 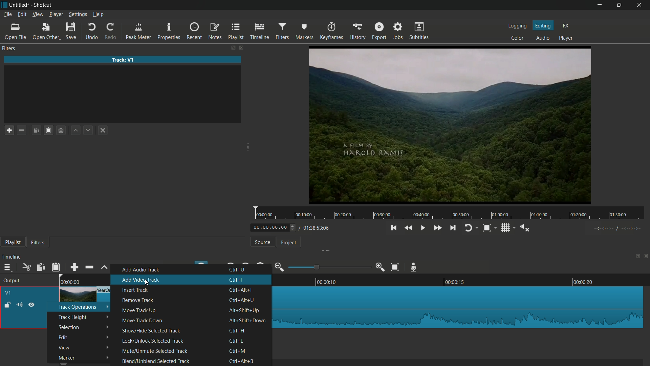 I want to click on key shortcut, so click(x=243, y=300).